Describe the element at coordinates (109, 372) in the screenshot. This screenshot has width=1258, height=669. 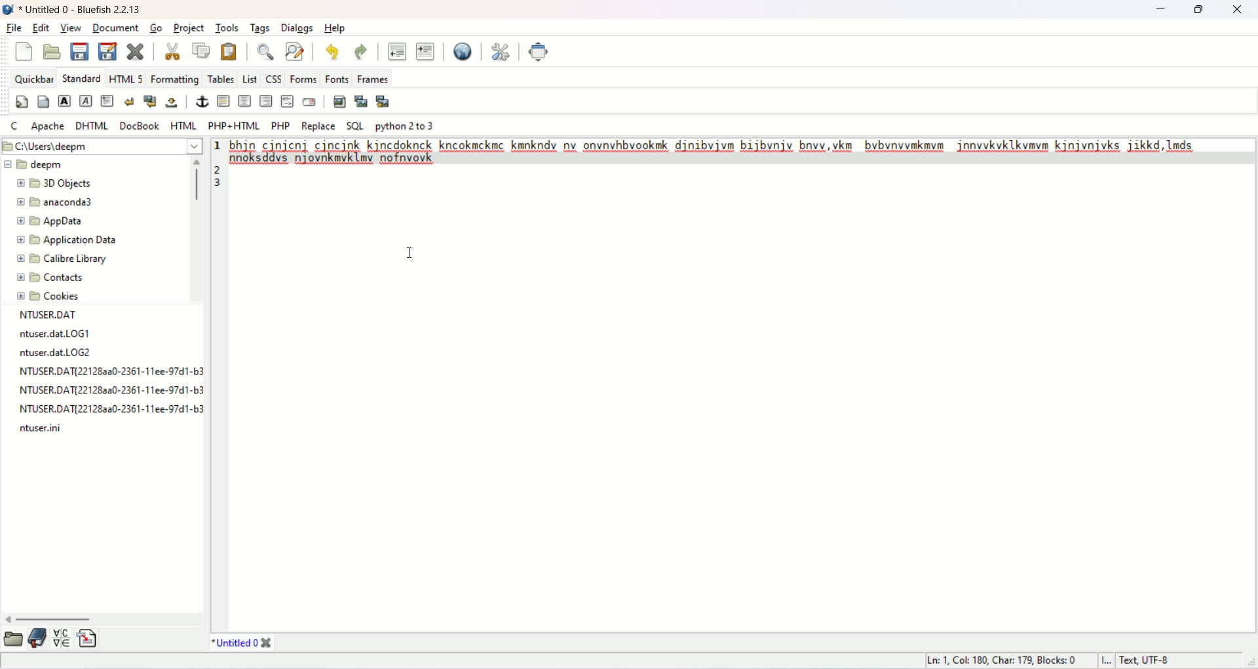
I see `text` at that location.